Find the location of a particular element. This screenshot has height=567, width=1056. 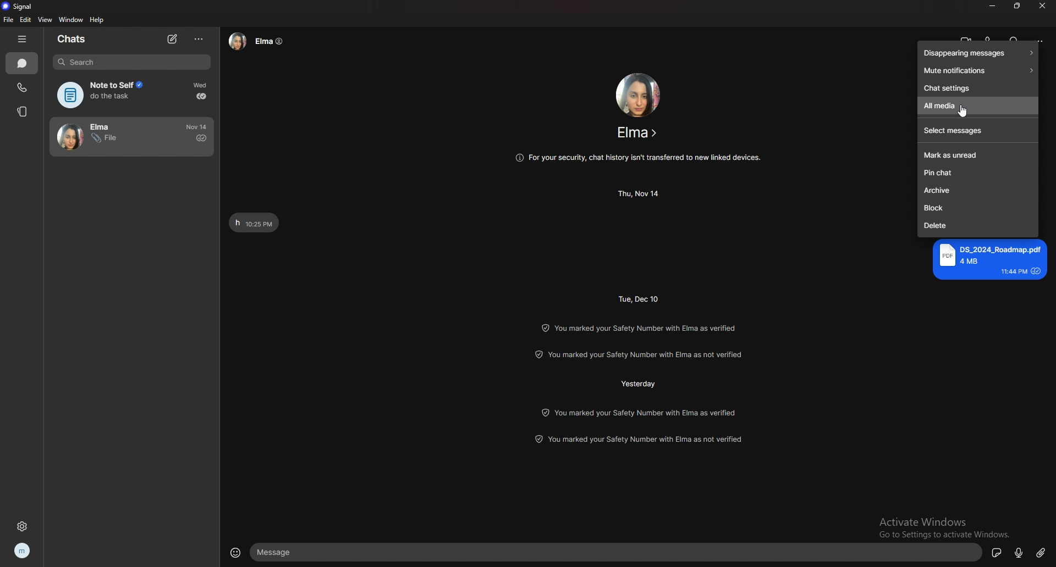

search is located at coordinates (132, 62).